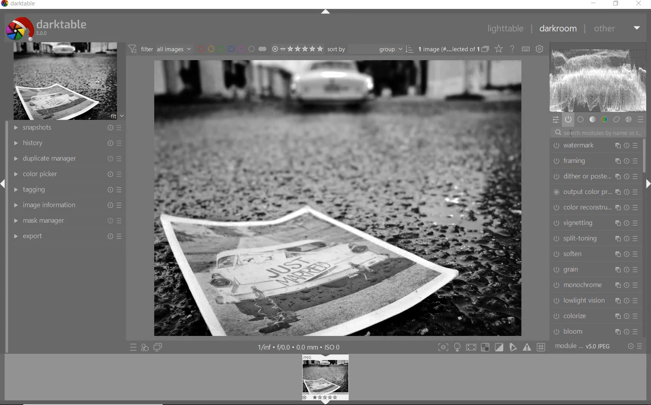 This screenshot has height=405, width=651. What do you see at coordinates (595, 331) in the screenshot?
I see `bloom` at bounding box center [595, 331].